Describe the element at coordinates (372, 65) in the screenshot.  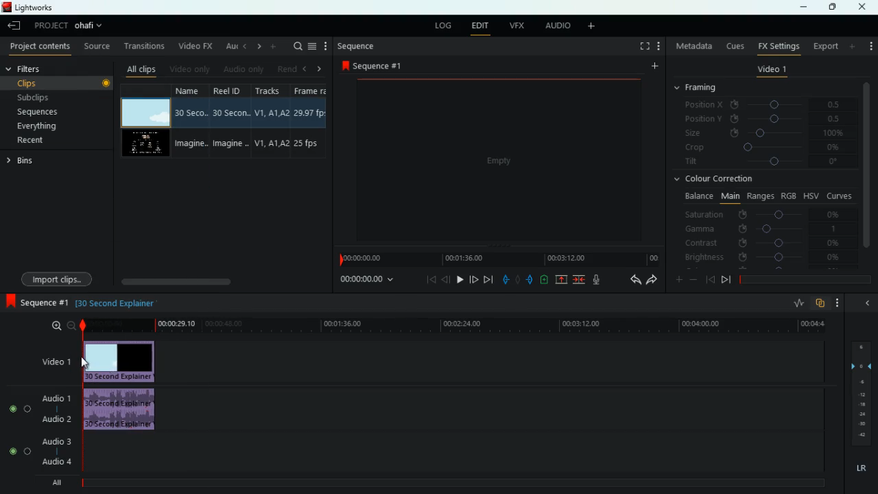
I see `sequence` at that location.